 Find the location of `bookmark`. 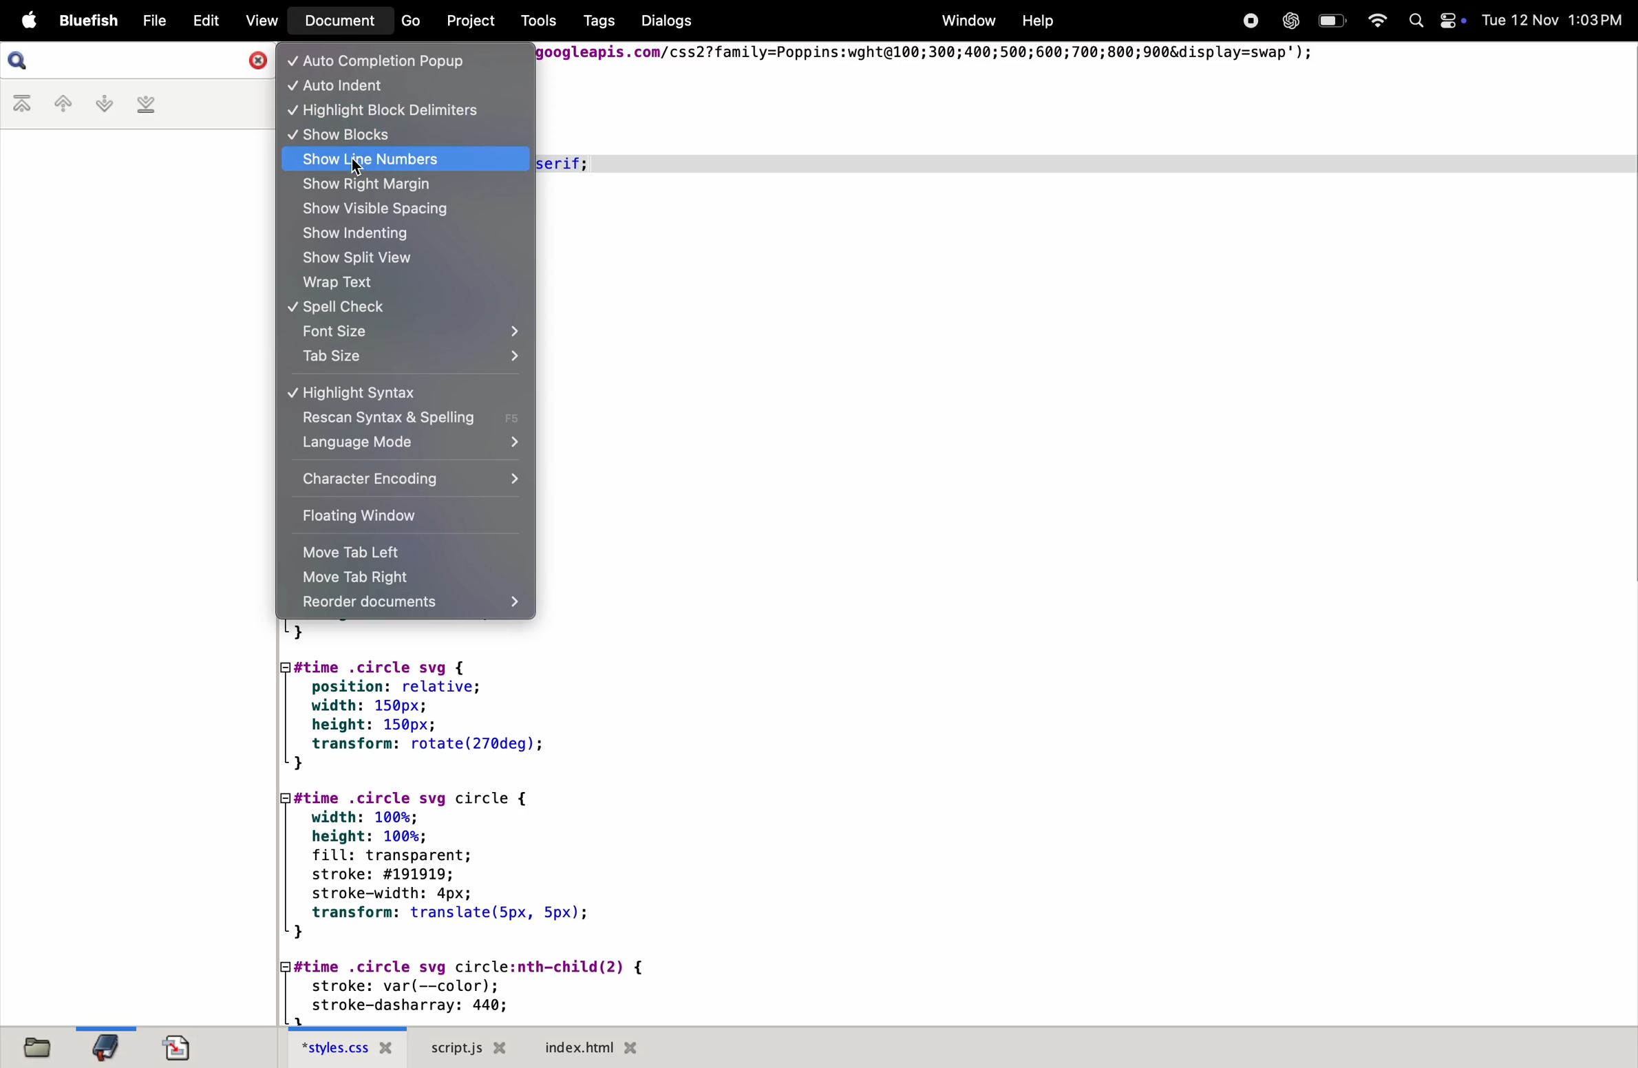

bookmark is located at coordinates (111, 1045).